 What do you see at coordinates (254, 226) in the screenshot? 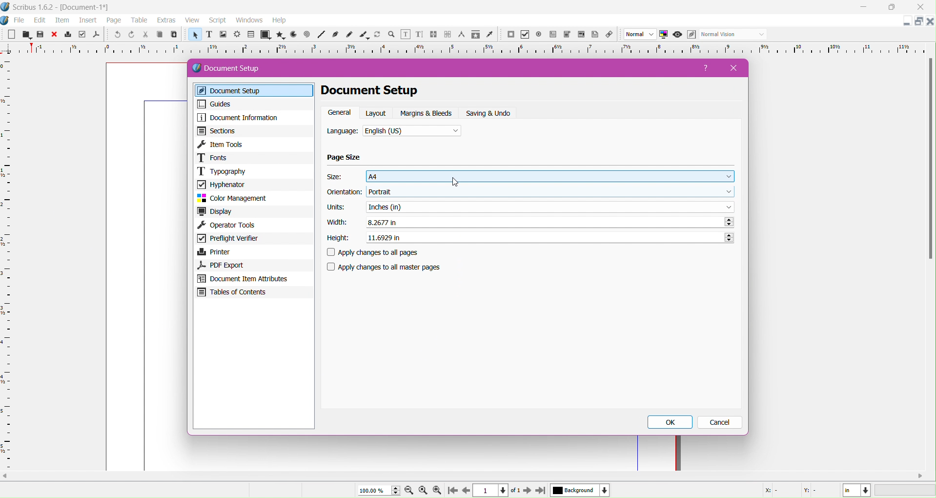
I see `Operator Tools` at bounding box center [254, 226].